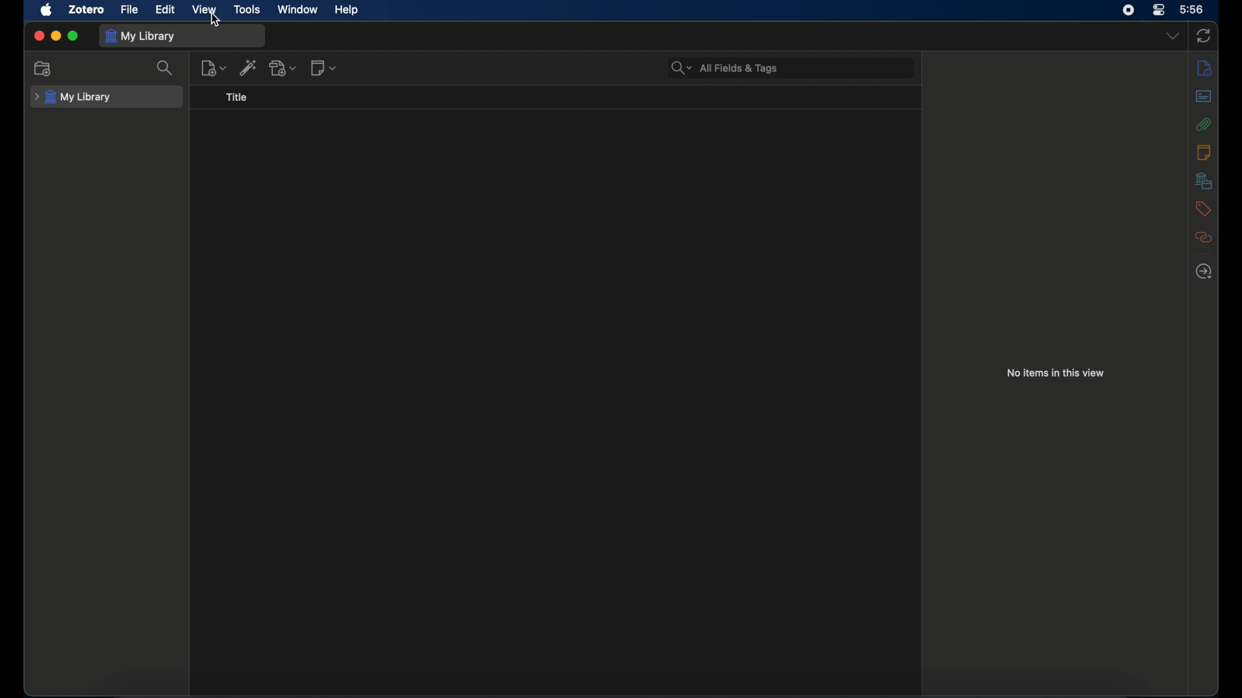 The image size is (1242, 698). What do you see at coordinates (203, 9) in the screenshot?
I see `view` at bounding box center [203, 9].